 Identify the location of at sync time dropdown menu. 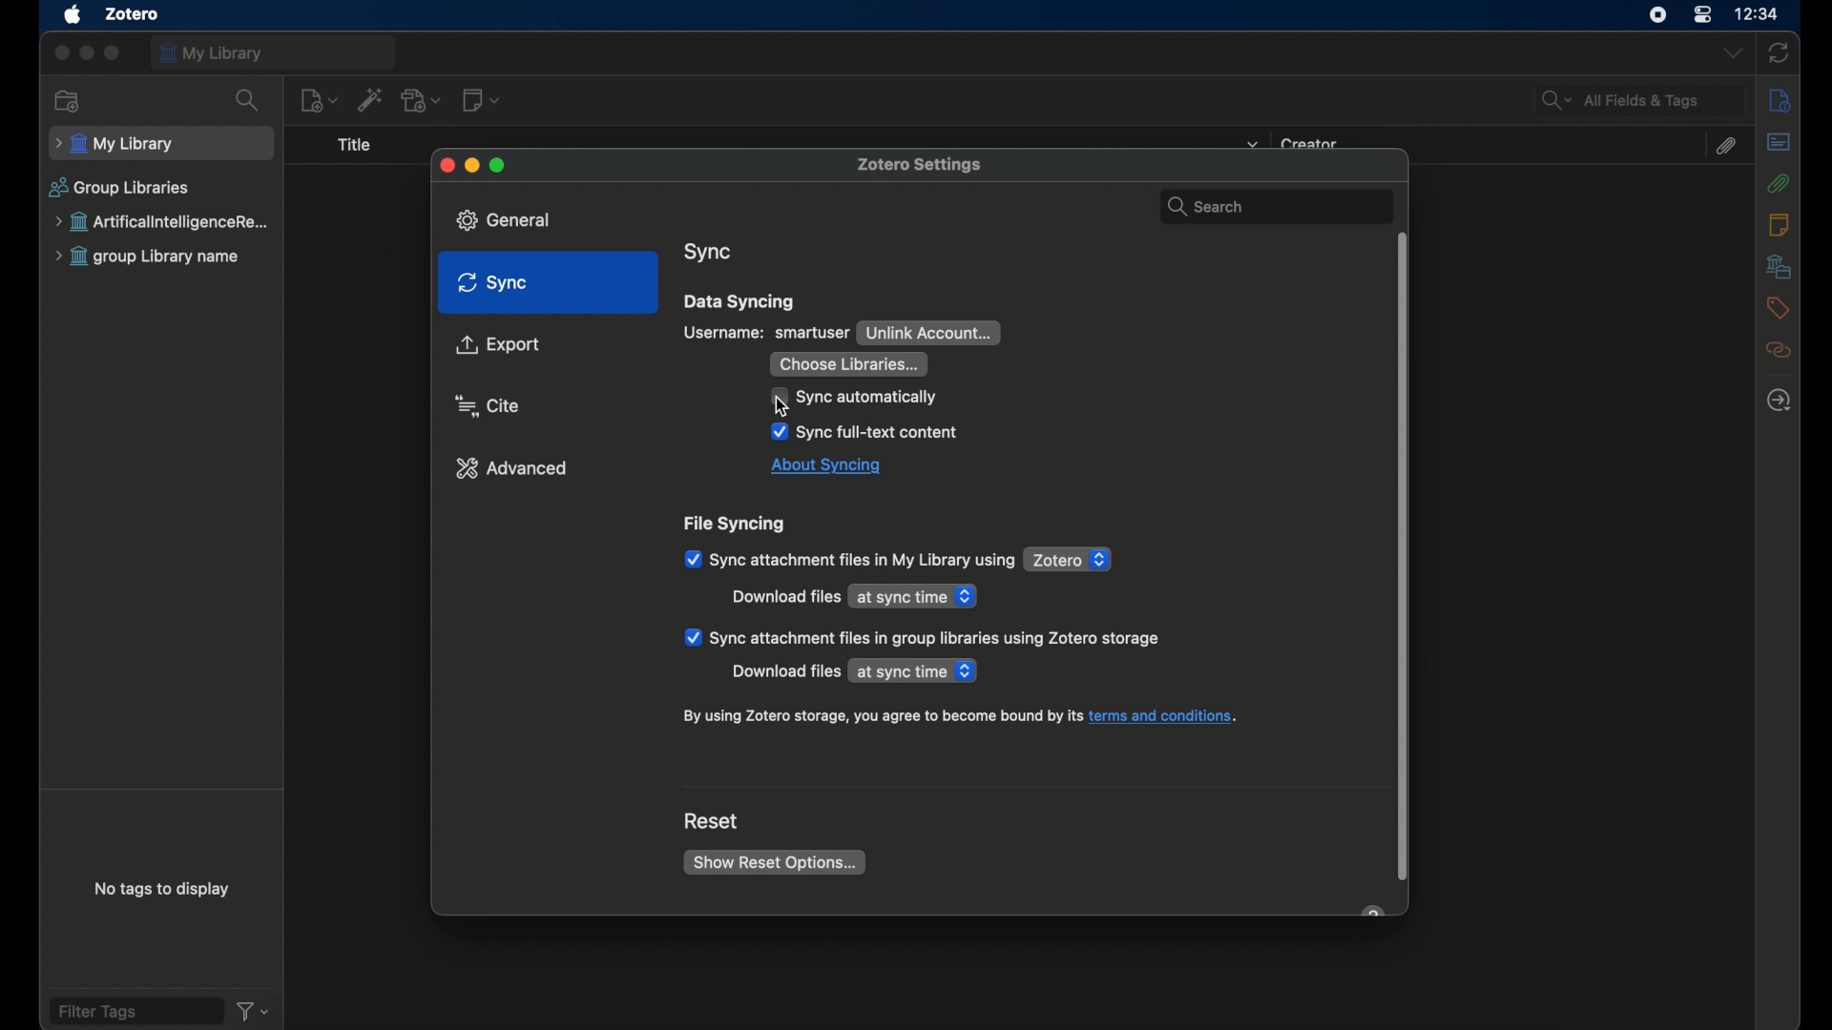
(916, 671).